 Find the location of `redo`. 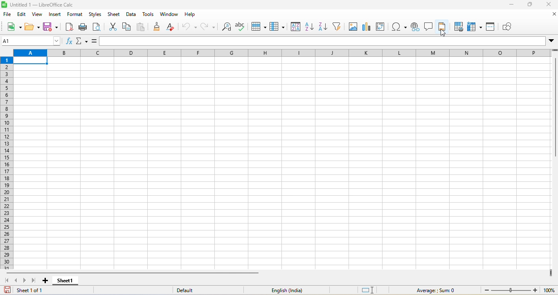

redo is located at coordinates (207, 27).